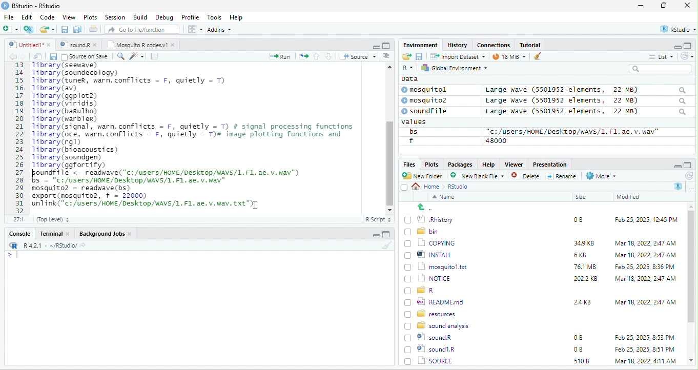 The width and height of the screenshot is (698, 370). What do you see at coordinates (86, 57) in the screenshot?
I see `source on Save` at bounding box center [86, 57].